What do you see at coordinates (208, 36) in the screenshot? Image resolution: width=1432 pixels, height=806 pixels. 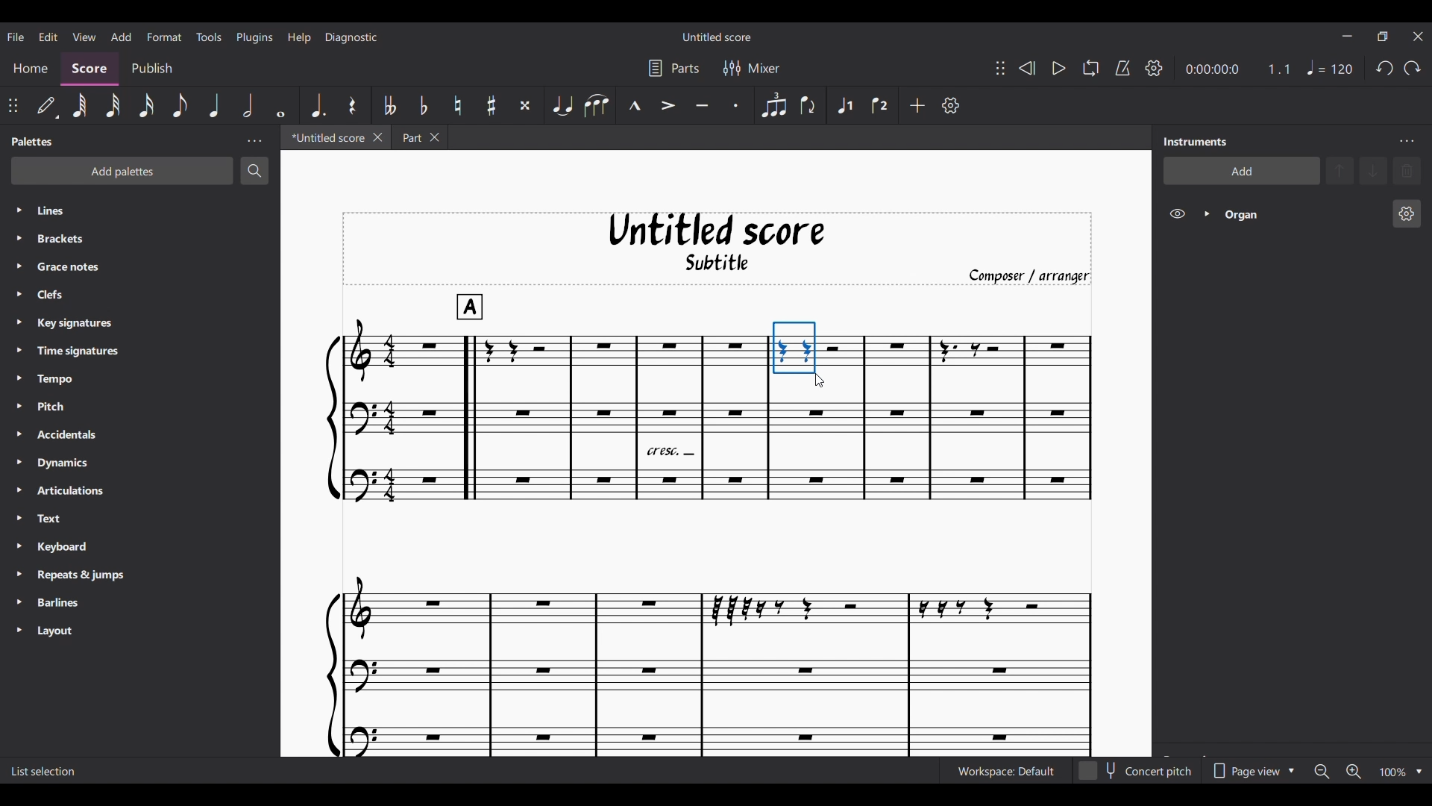 I see `Tools menu` at bounding box center [208, 36].